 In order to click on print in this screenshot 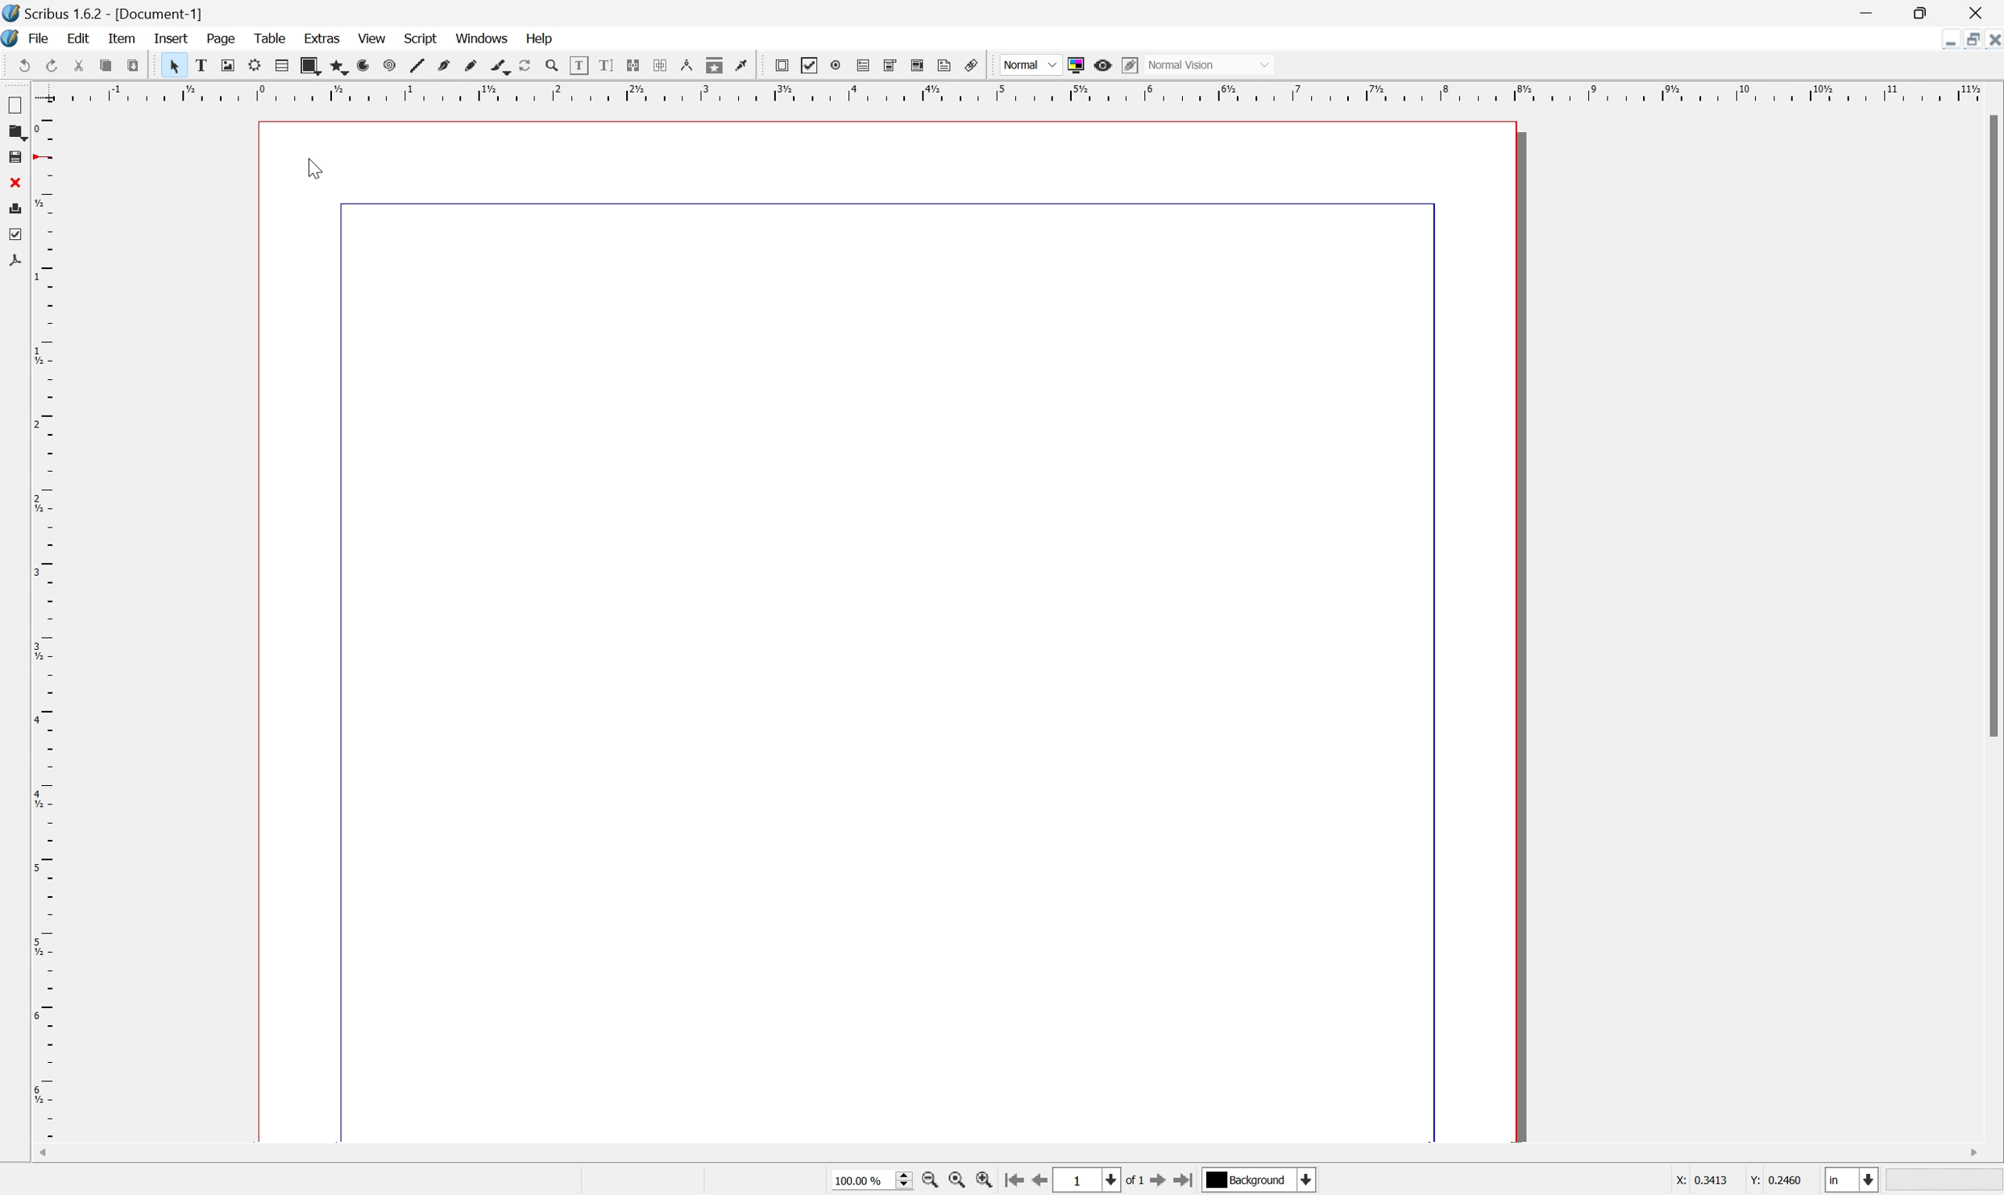, I will do `click(21, 206)`.